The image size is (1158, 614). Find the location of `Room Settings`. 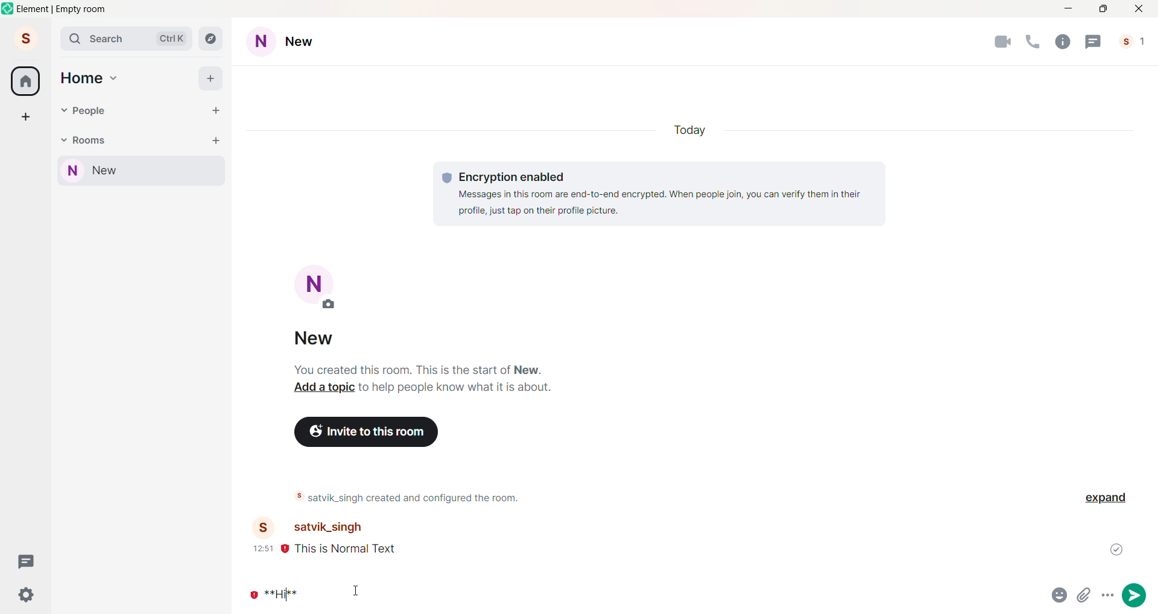

Room Settings is located at coordinates (293, 42).